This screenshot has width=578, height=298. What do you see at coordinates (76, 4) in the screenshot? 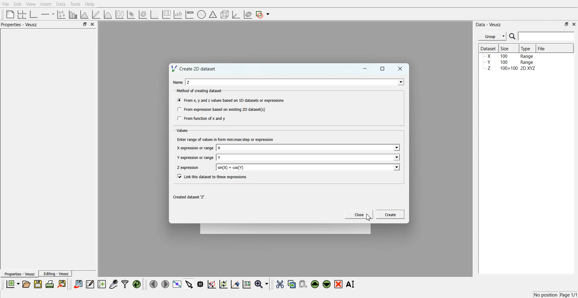
I see `Tools` at bounding box center [76, 4].